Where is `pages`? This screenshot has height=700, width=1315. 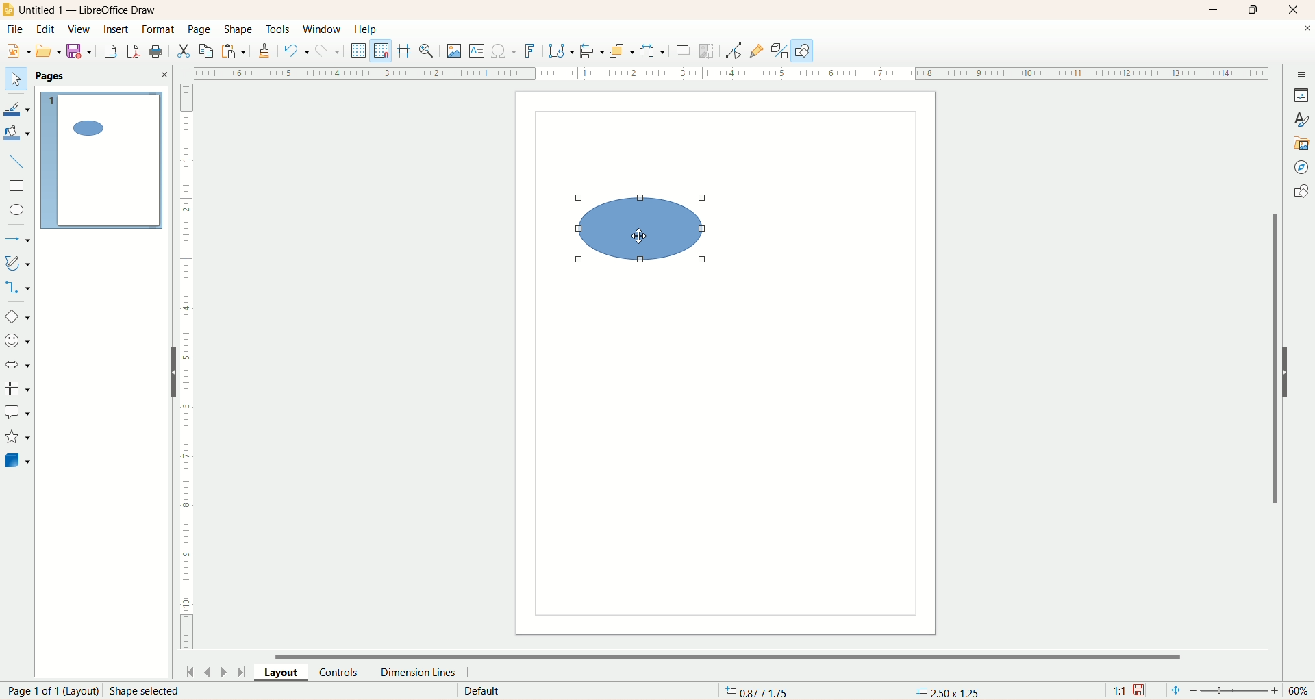
pages is located at coordinates (53, 76).